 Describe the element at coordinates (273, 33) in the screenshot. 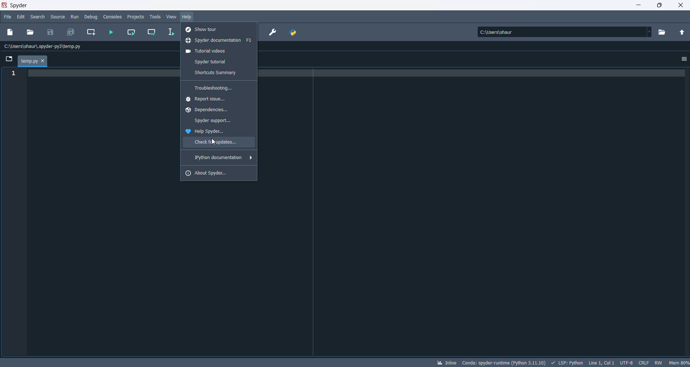

I see `PREFERENCES` at that location.